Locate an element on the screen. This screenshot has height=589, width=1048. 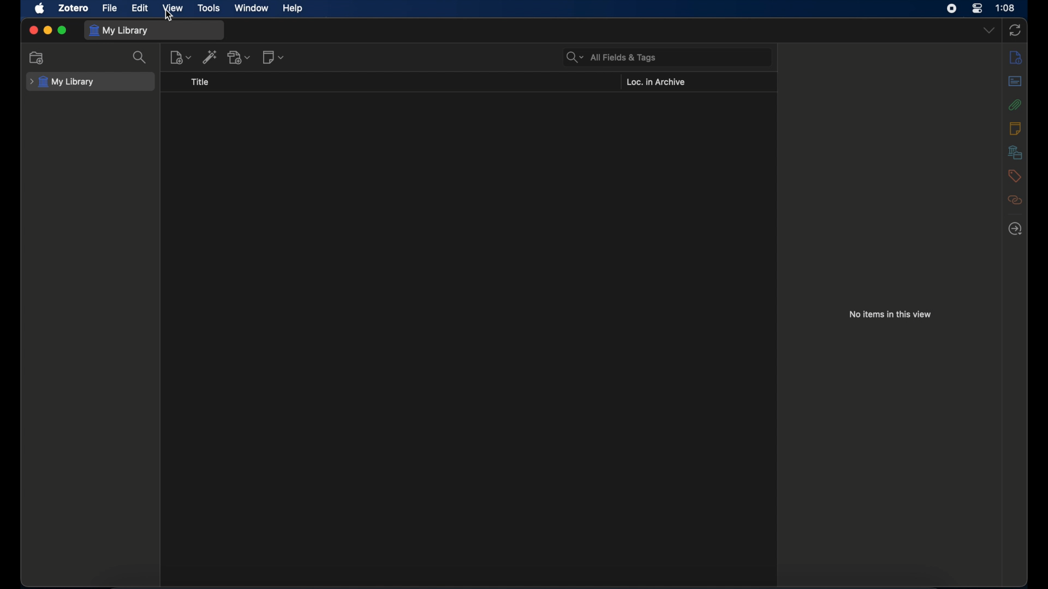
add attachments is located at coordinates (239, 57).